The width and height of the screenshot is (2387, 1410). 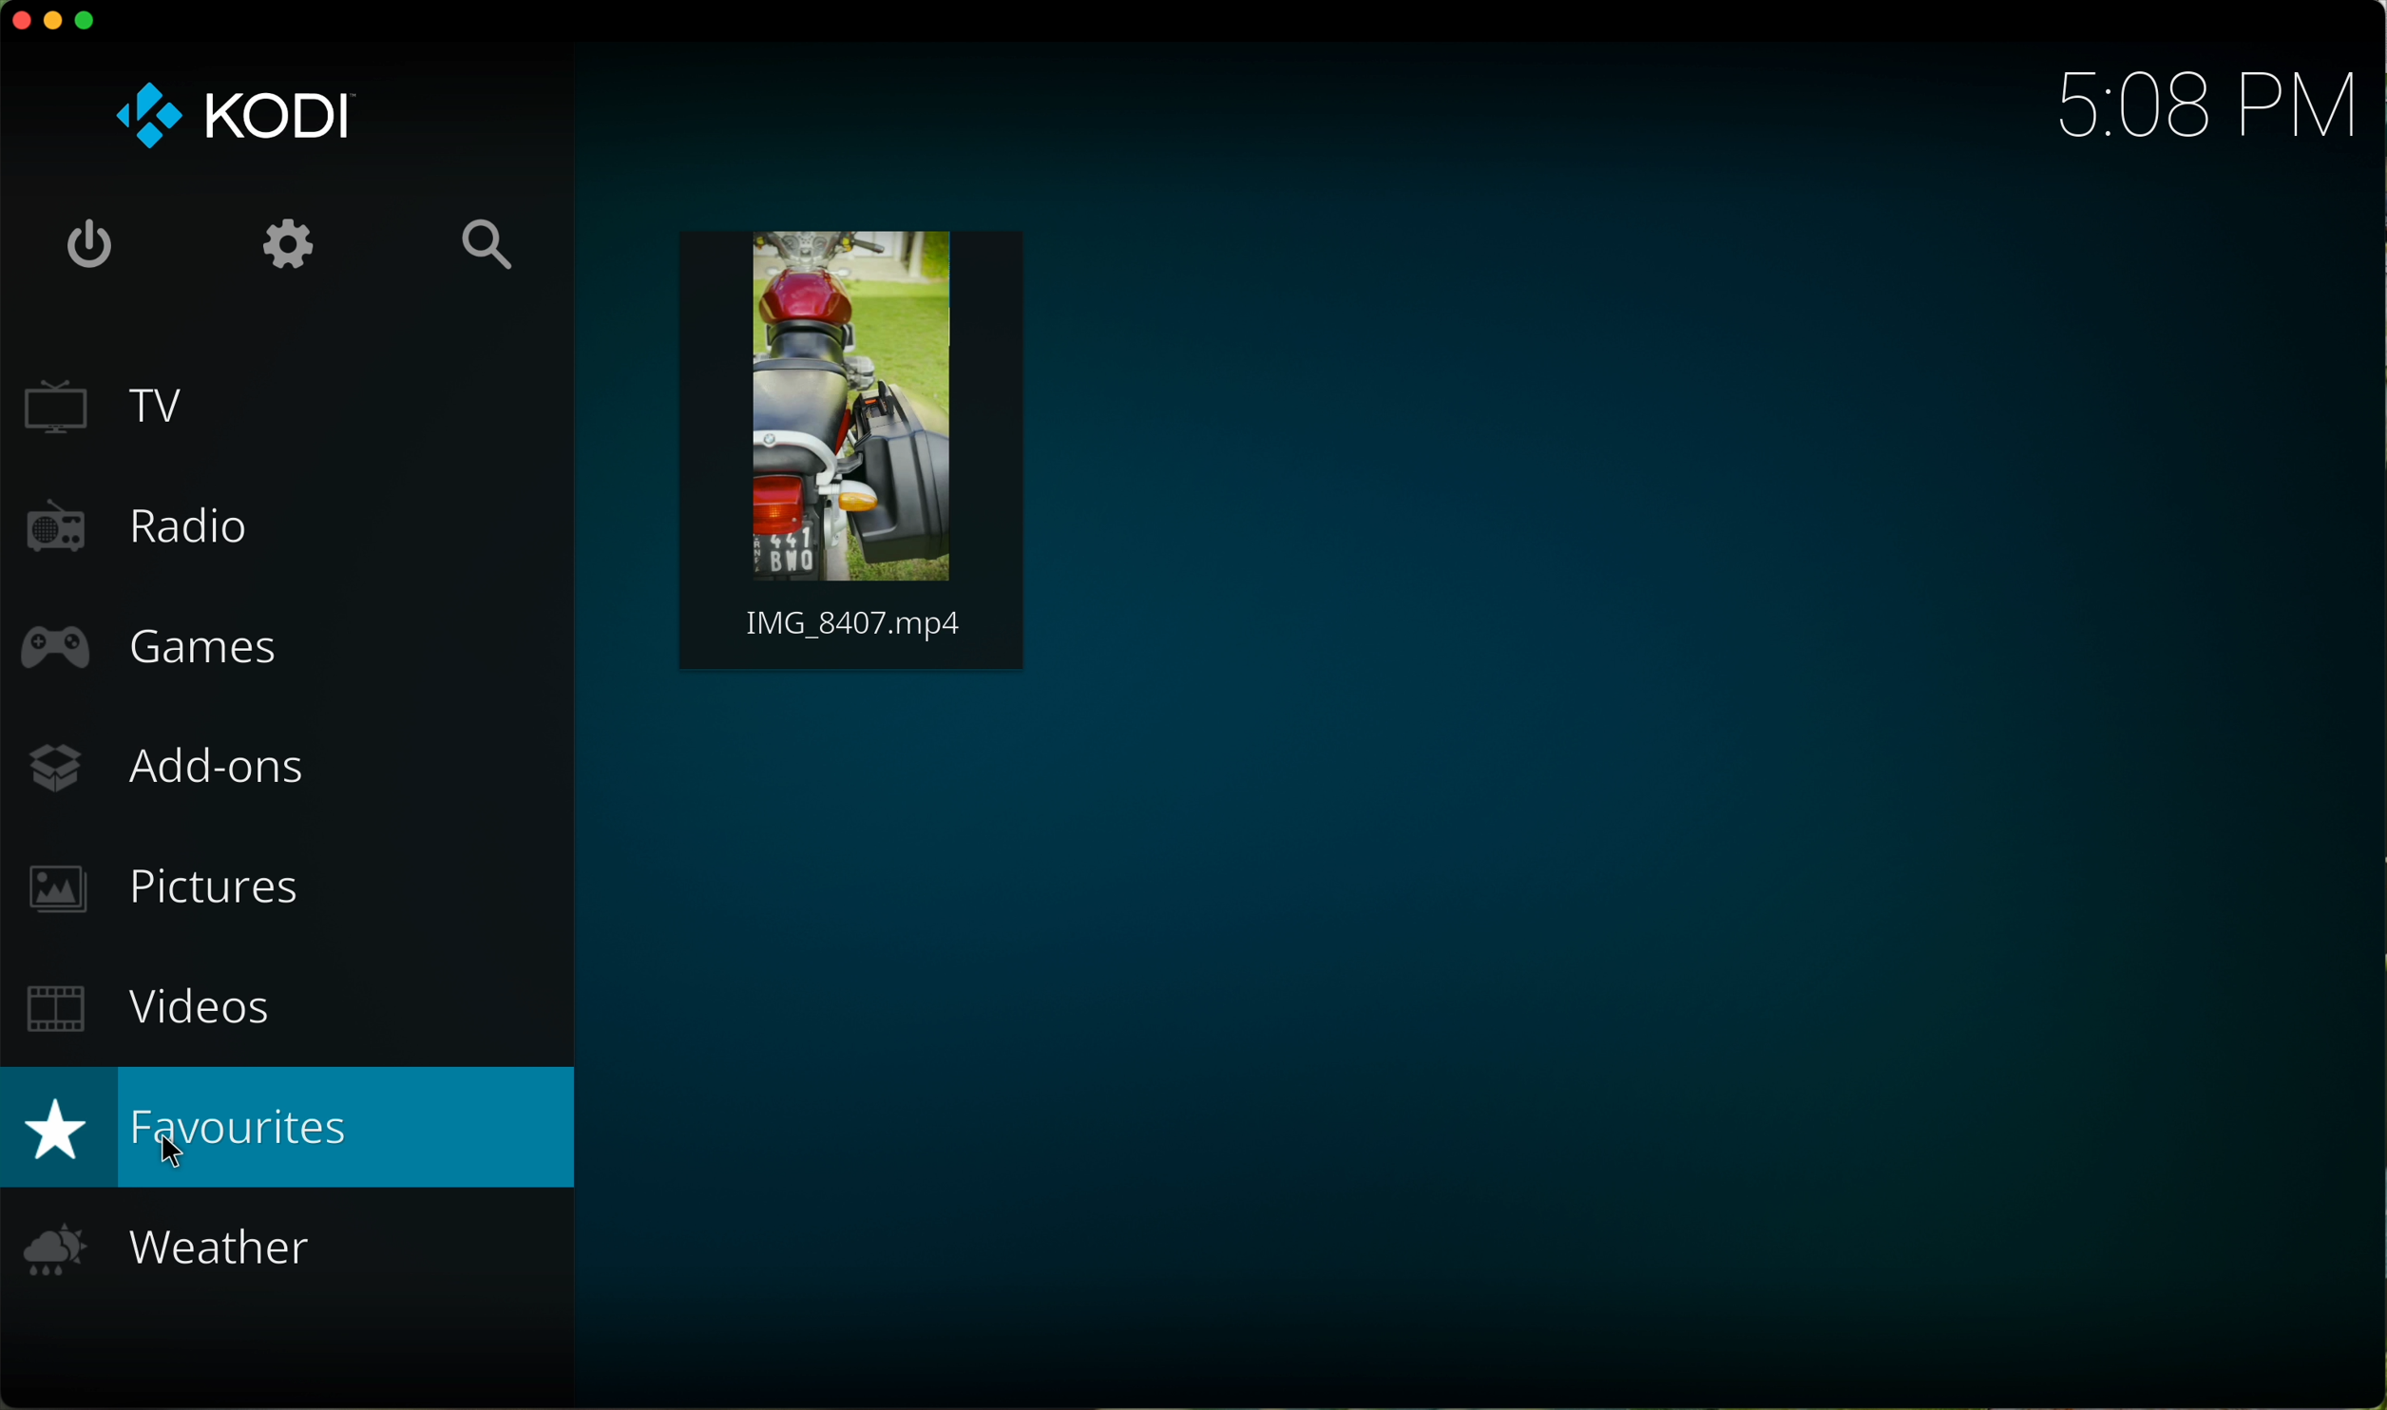 I want to click on radio, so click(x=183, y=522).